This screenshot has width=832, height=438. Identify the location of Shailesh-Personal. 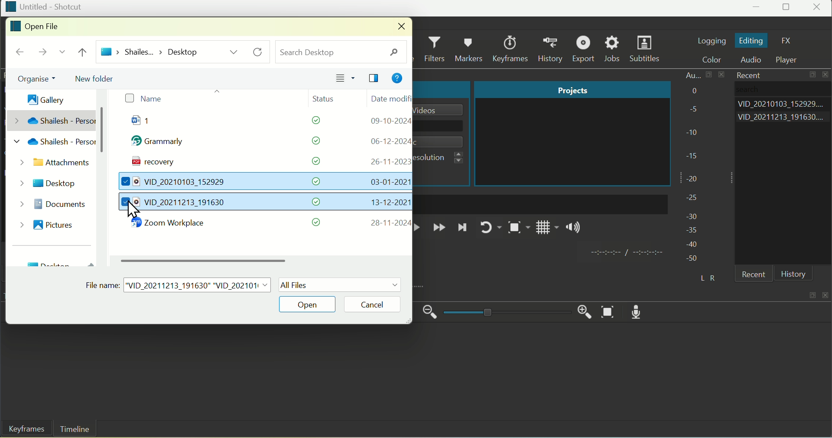
(52, 120).